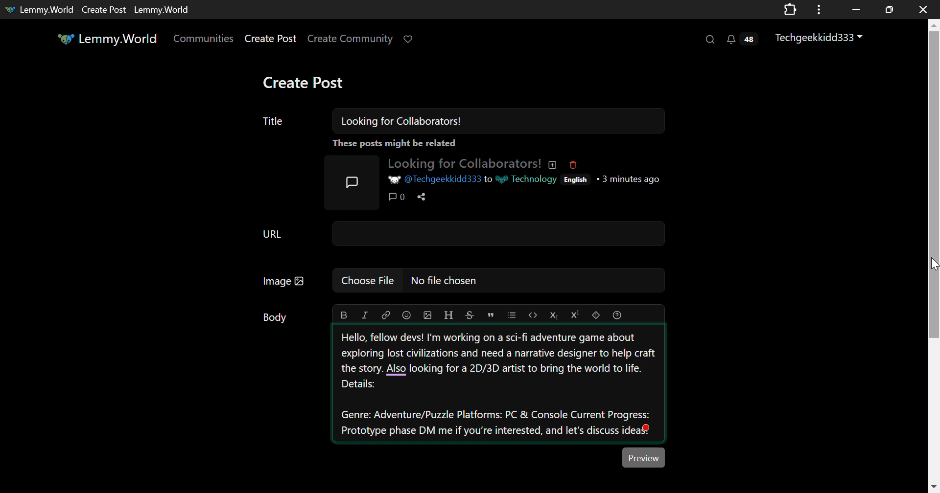 The height and width of the screenshot is (493, 940). Describe the element at coordinates (633, 179) in the screenshot. I see `3 minutes ago` at that location.